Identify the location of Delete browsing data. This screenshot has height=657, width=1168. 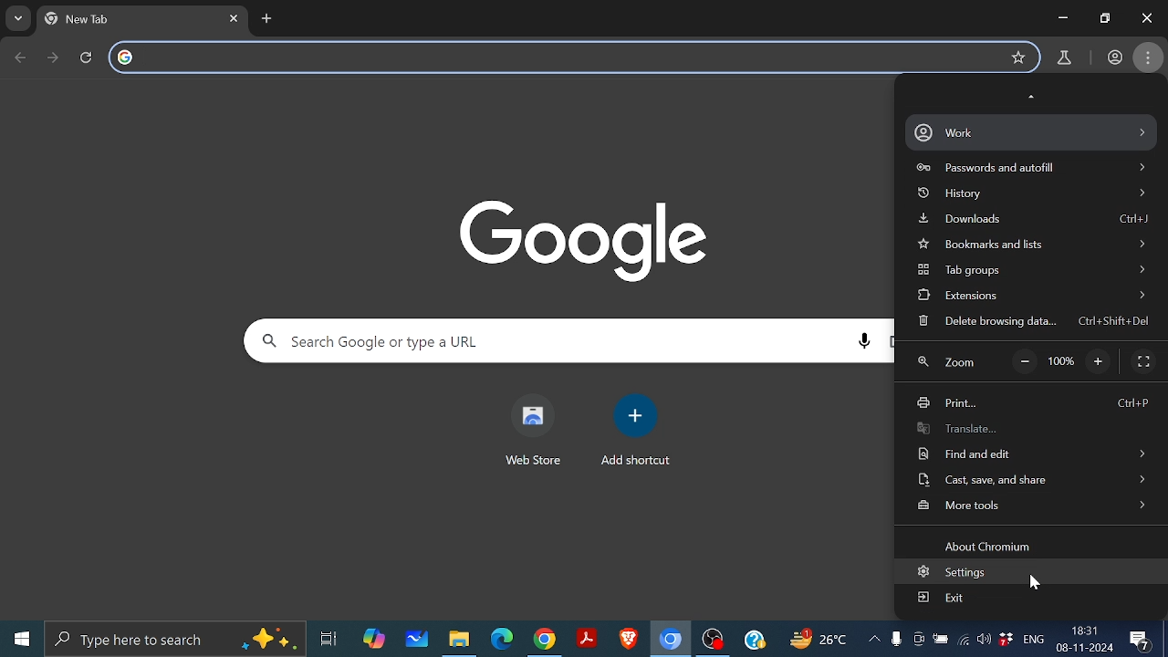
(1027, 322).